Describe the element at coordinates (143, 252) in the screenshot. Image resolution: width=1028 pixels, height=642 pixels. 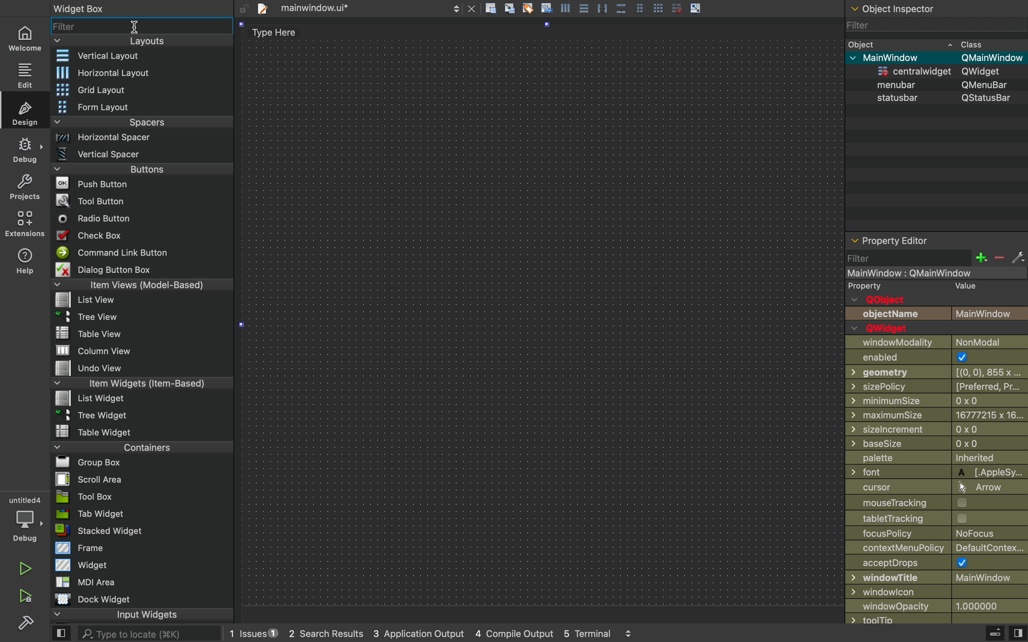
I see `command link button` at that location.